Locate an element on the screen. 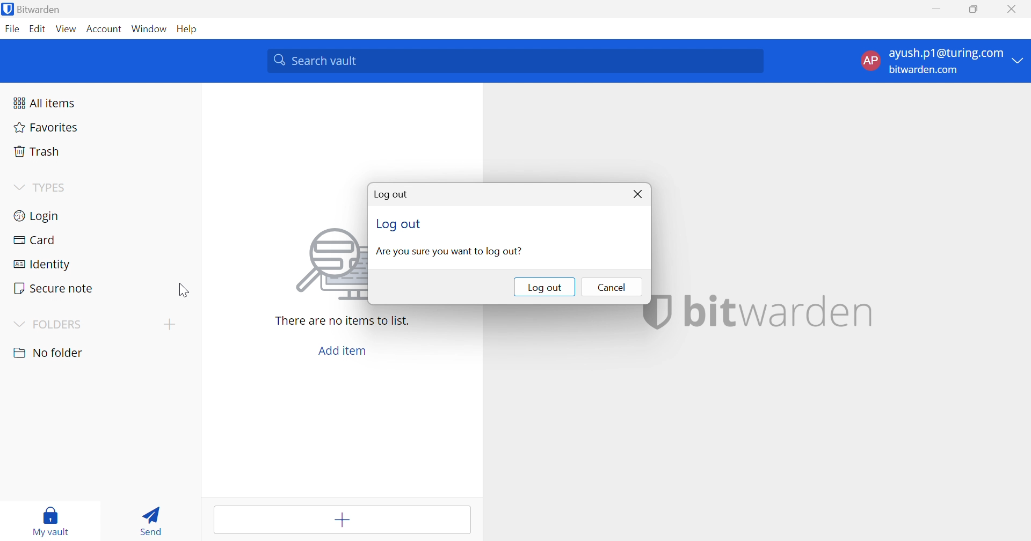  Trash is located at coordinates (35, 151).